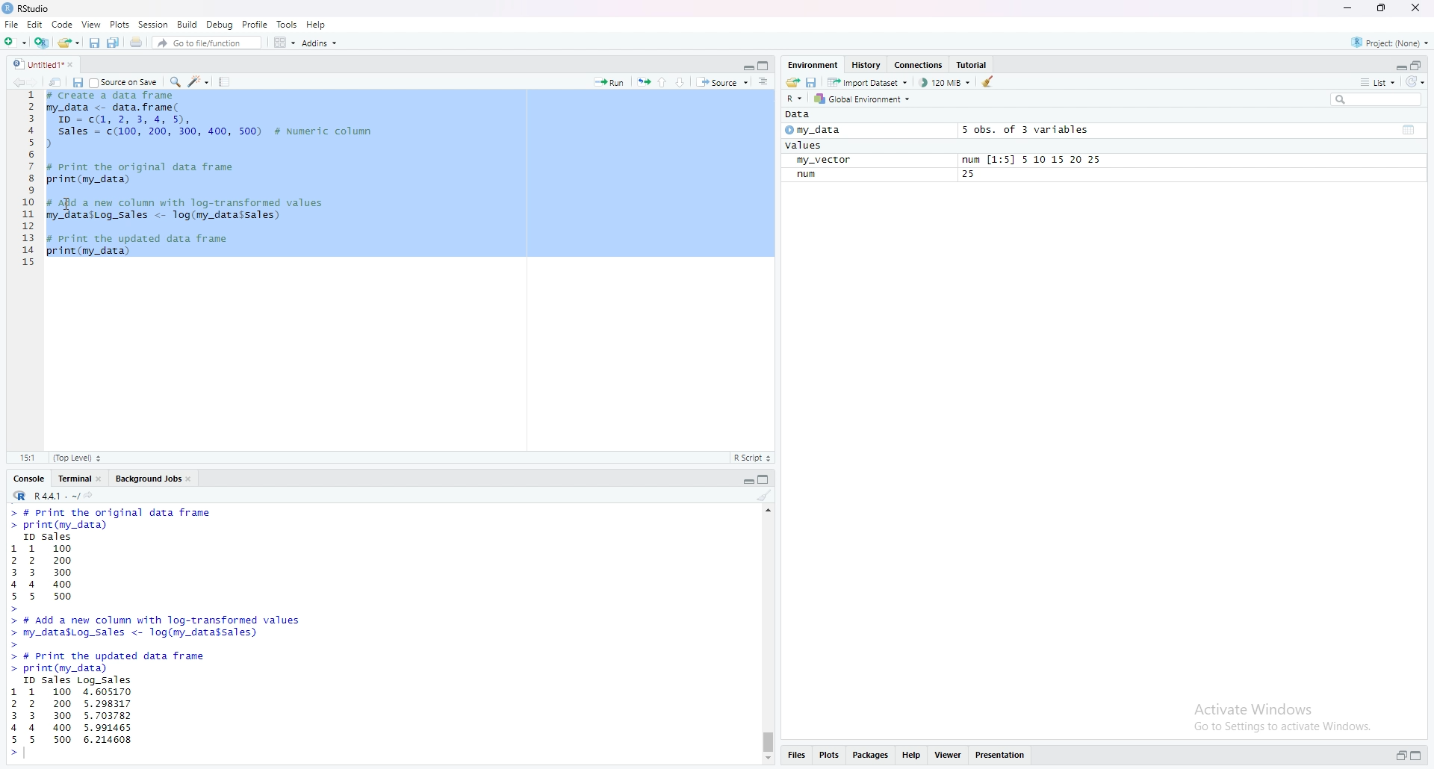 This screenshot has height=769, width=1434. What do you see at coordinates (319, 43) in the screenshot?
I see `addins` at bounding box center [319, 43].